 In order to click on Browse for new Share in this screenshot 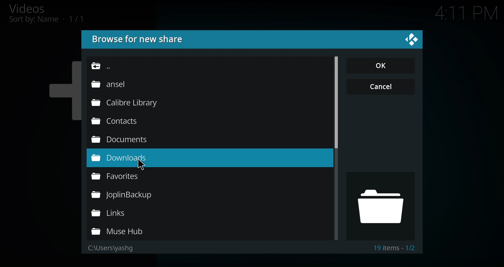, I will do `click(140, 40)`.